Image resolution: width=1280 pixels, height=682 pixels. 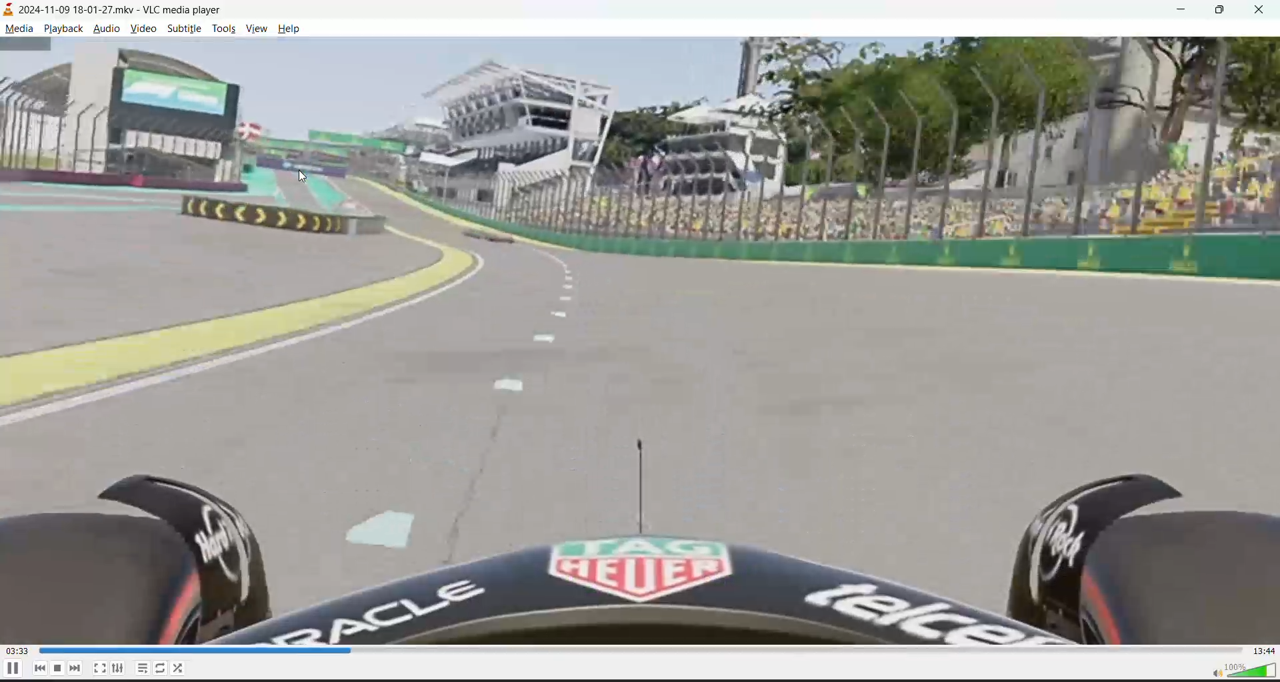 What do you see at coordinates (179, 669) in the screenshot?
I see `shuffle` at bounding box center [179, 669].